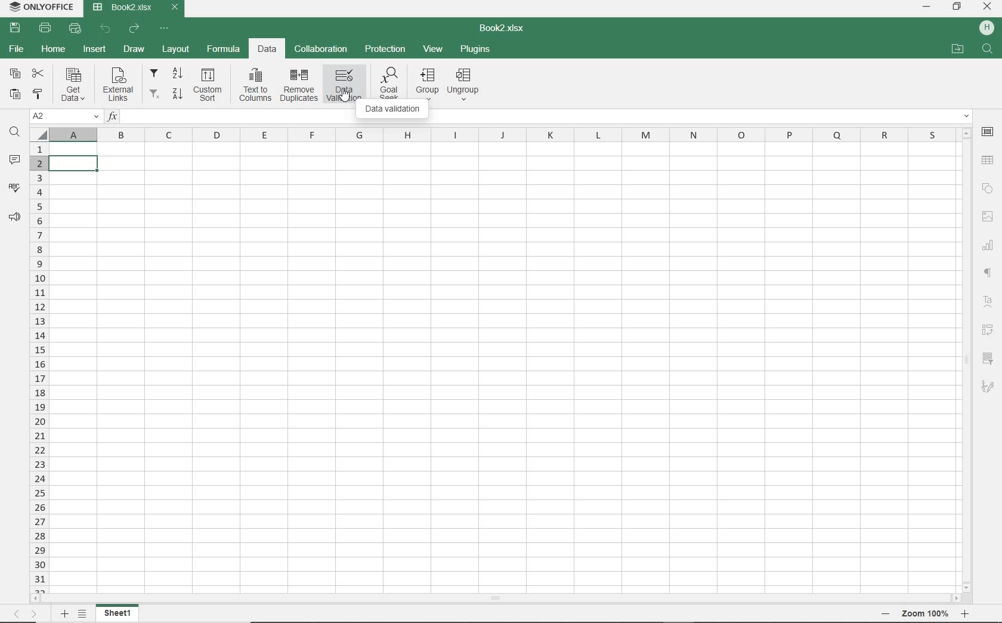  What do you see at coordinates (14, 75) in the screenshot?
I see `COPY` at bounding box center [14, 75].